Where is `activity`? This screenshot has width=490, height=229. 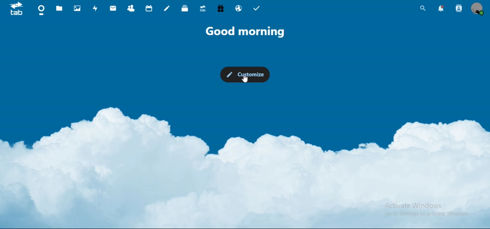
activity is located at coordinates (95, 9).